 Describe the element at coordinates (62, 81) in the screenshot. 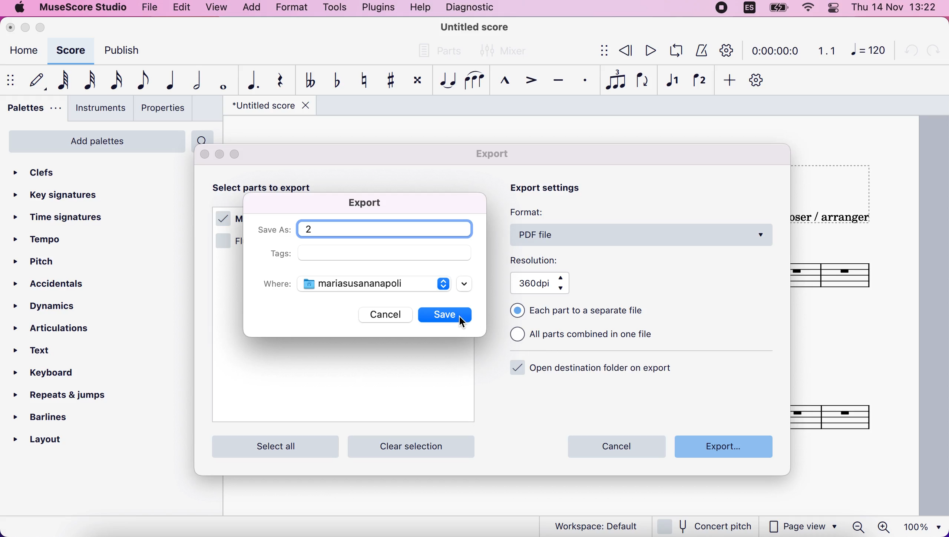

I see `64th note` at that location.